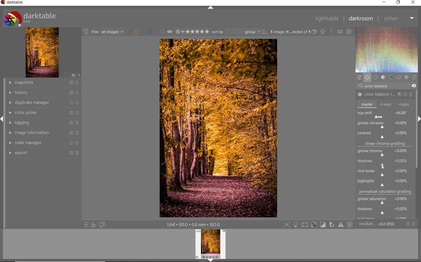  What do you see at coordinates (385, 113) in the screenshot?
I see `hue shift` at bounding box center [385, 113].